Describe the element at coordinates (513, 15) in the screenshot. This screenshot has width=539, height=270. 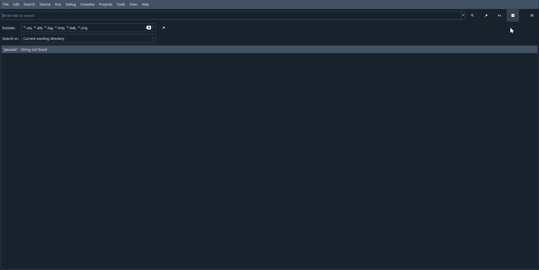
I see `Hide advance option` at that location.